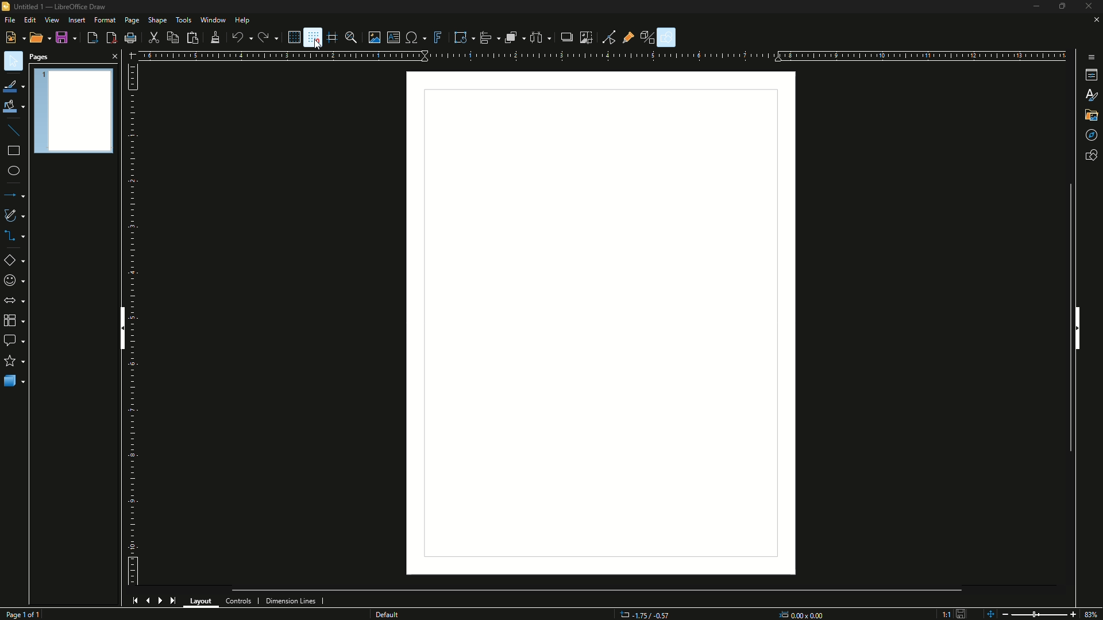 This screenshot has width=1103, height=620. I want to click on Fill Color, so click(14, 107).